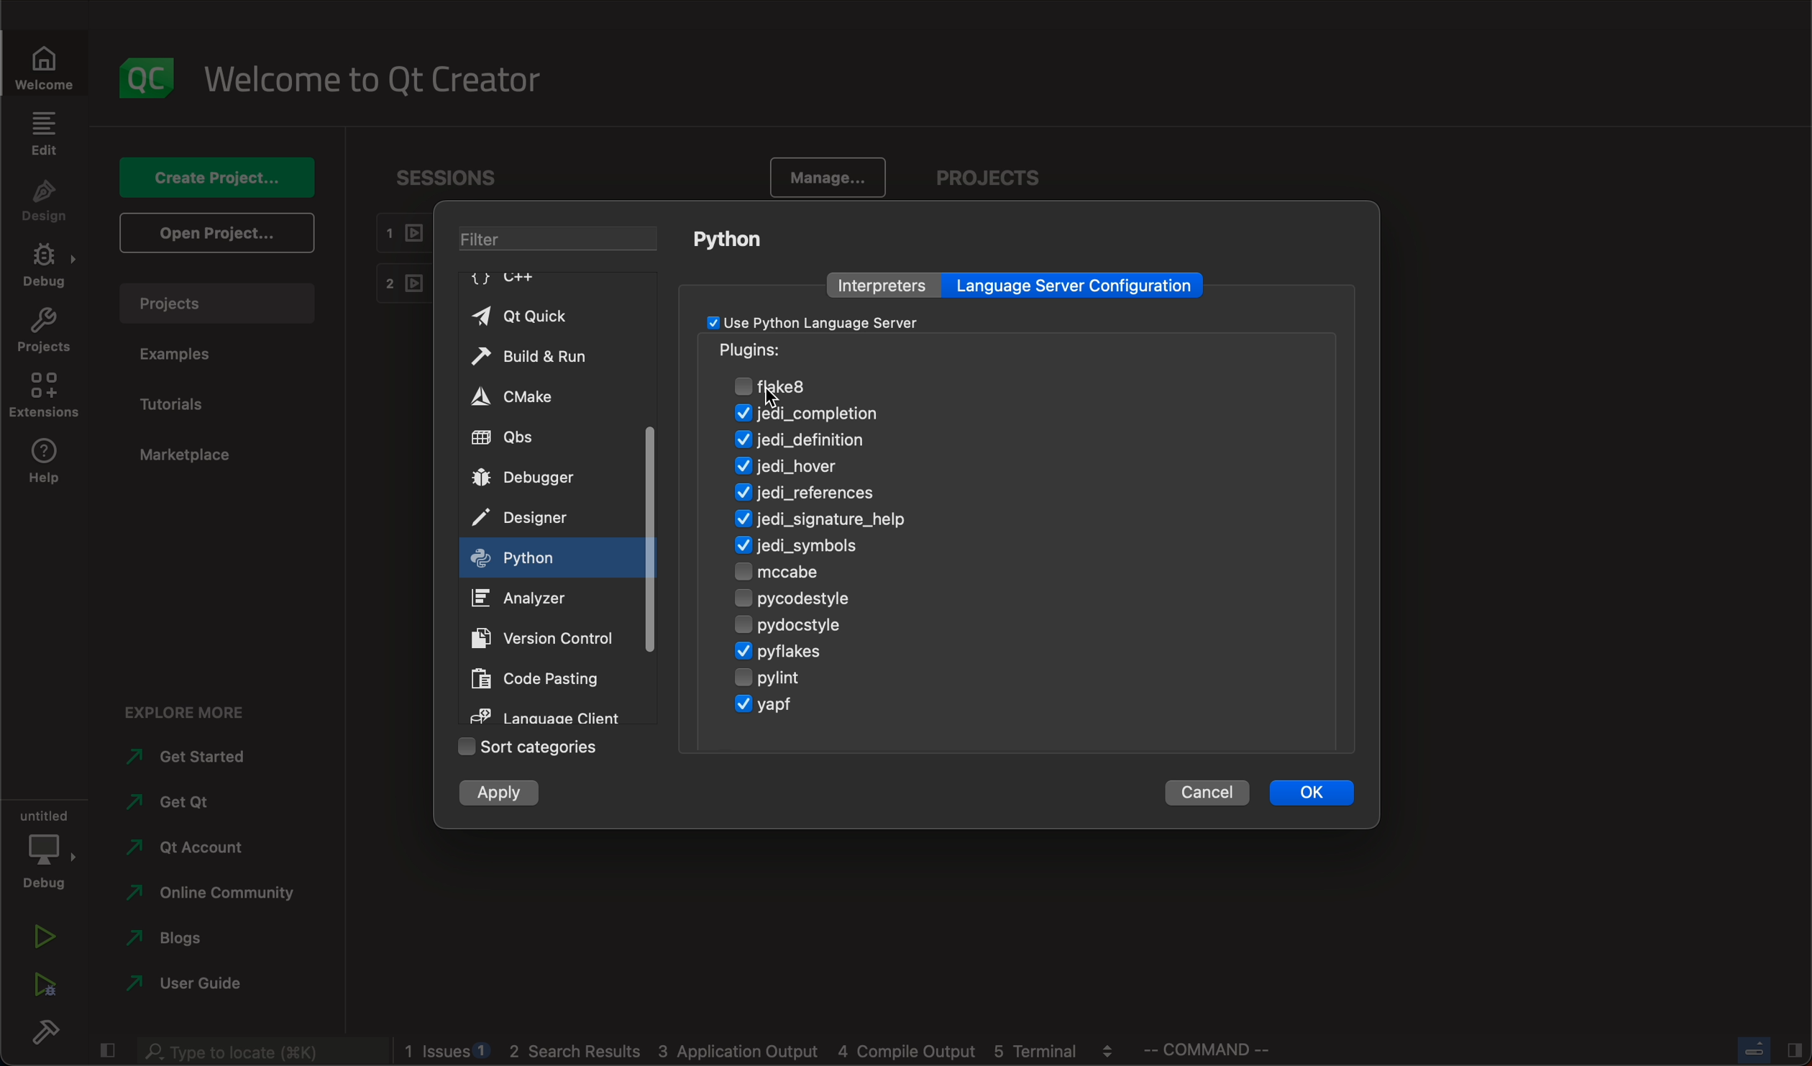 The image size is (1812, 1066). I want to click on run, so click(47, 939).